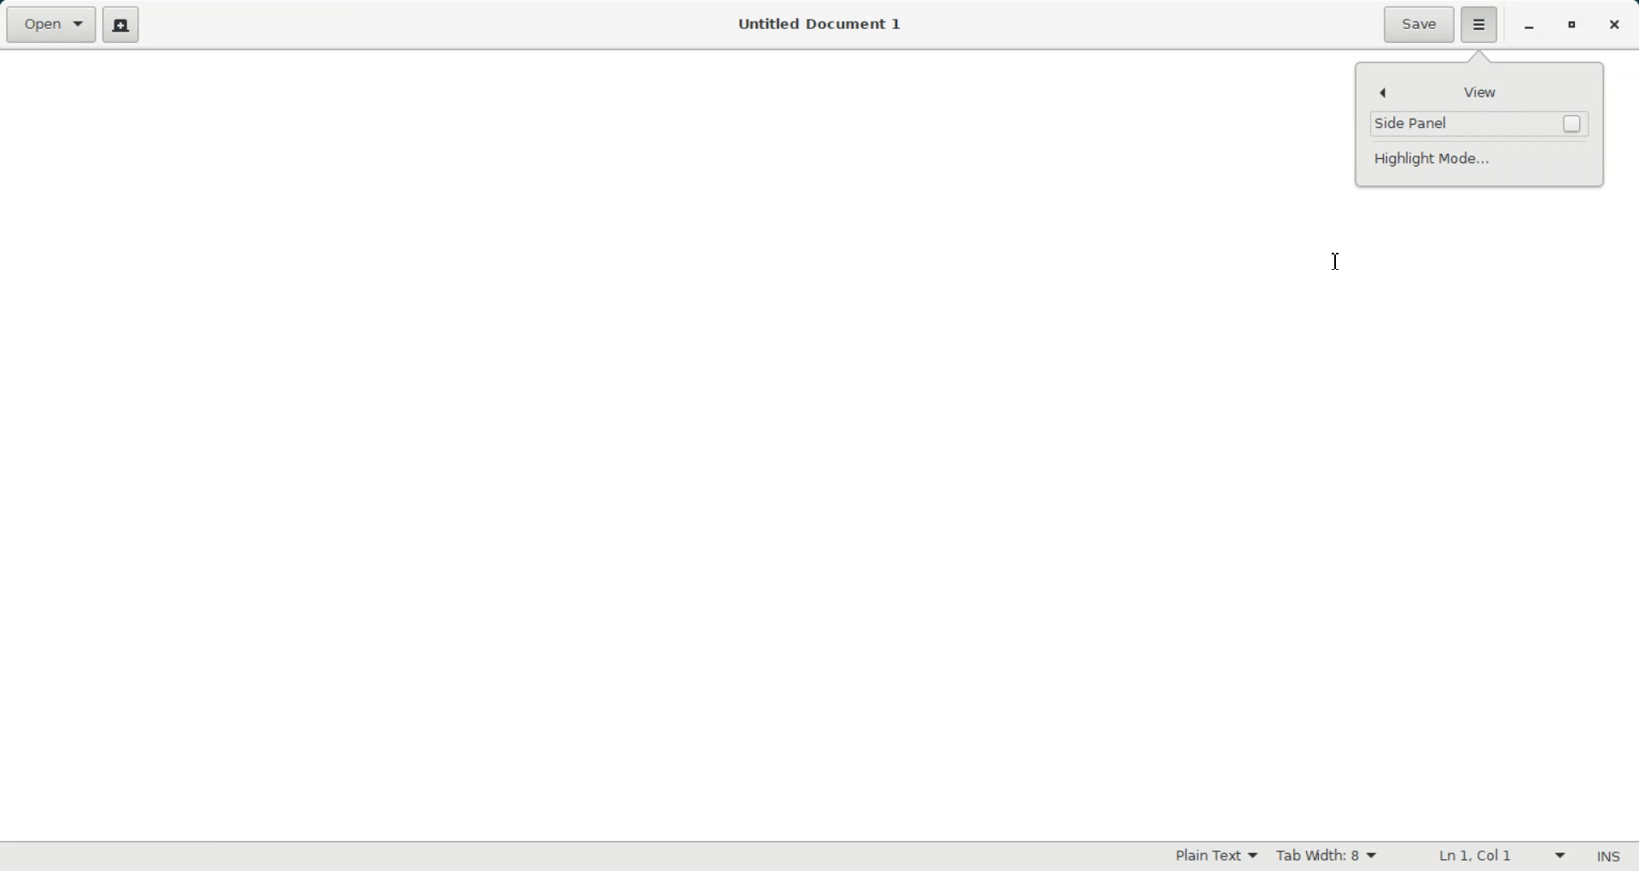 The width and height of the screenshot is (1639, 871). Describe the element at coordinates (1216, 856) in the screenshot. I see `Highlighting Mode` at that location.